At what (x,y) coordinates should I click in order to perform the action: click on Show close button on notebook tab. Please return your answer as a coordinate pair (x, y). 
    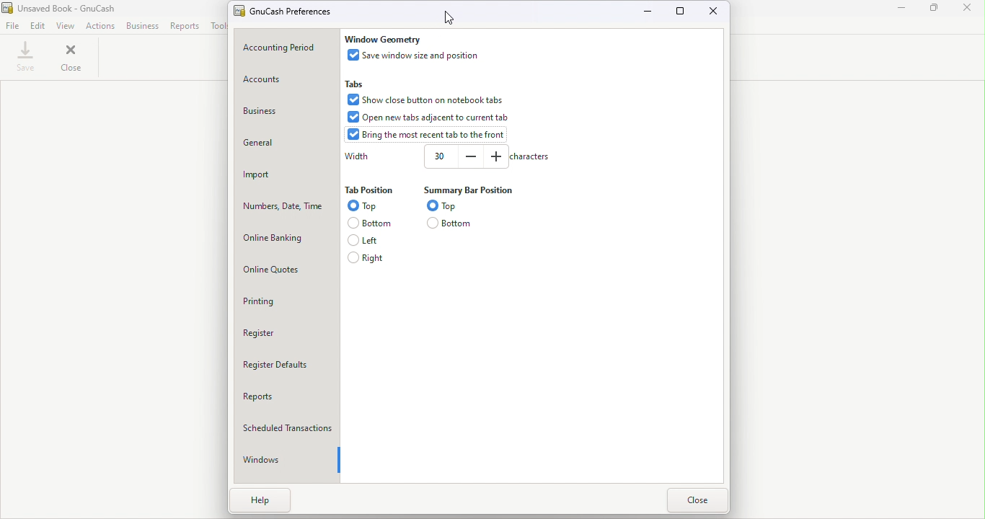
    Looking at the image, I should click on (423, 98).